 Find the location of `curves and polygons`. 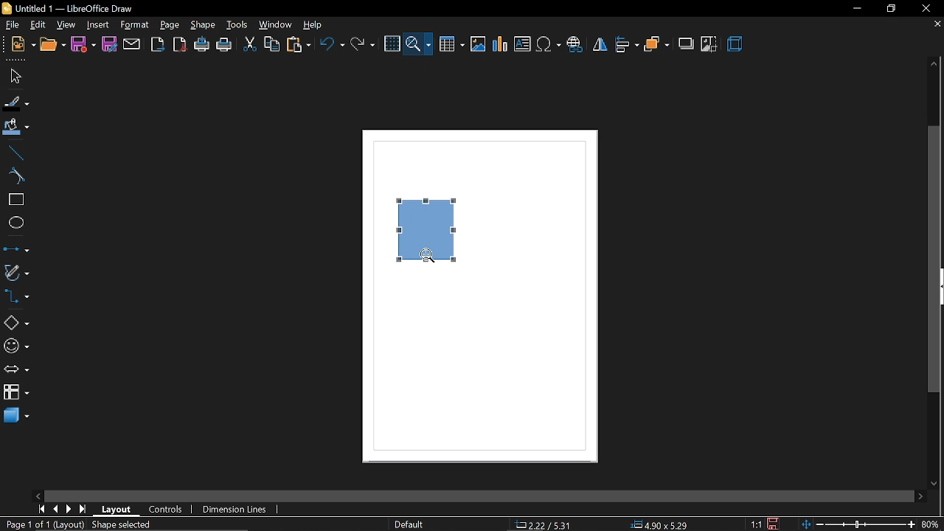

curves and polygons is located at coordinates (15, 271).